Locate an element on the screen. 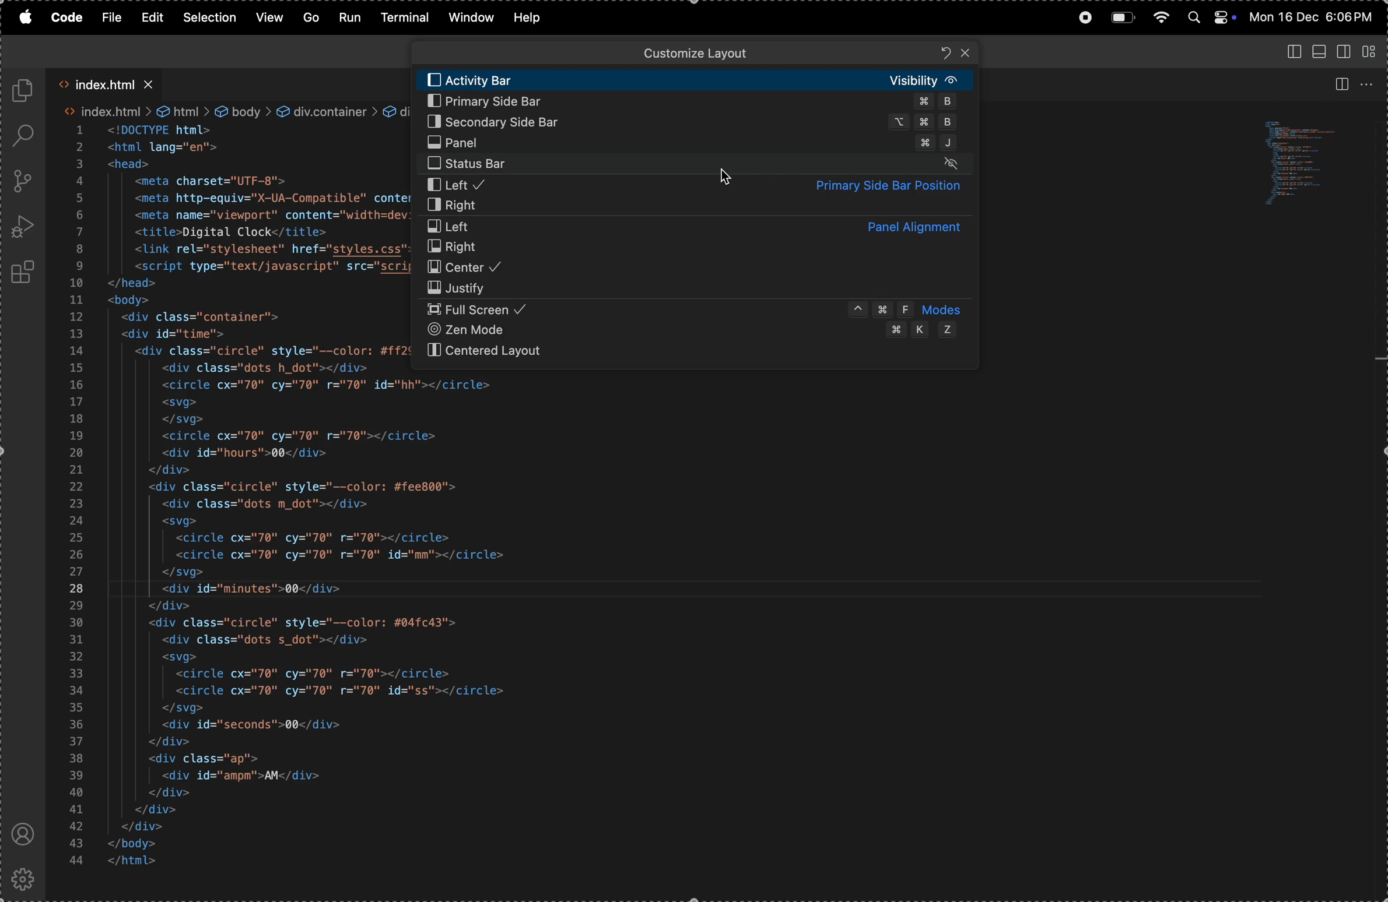  edit is located at coordinates (153, 19).